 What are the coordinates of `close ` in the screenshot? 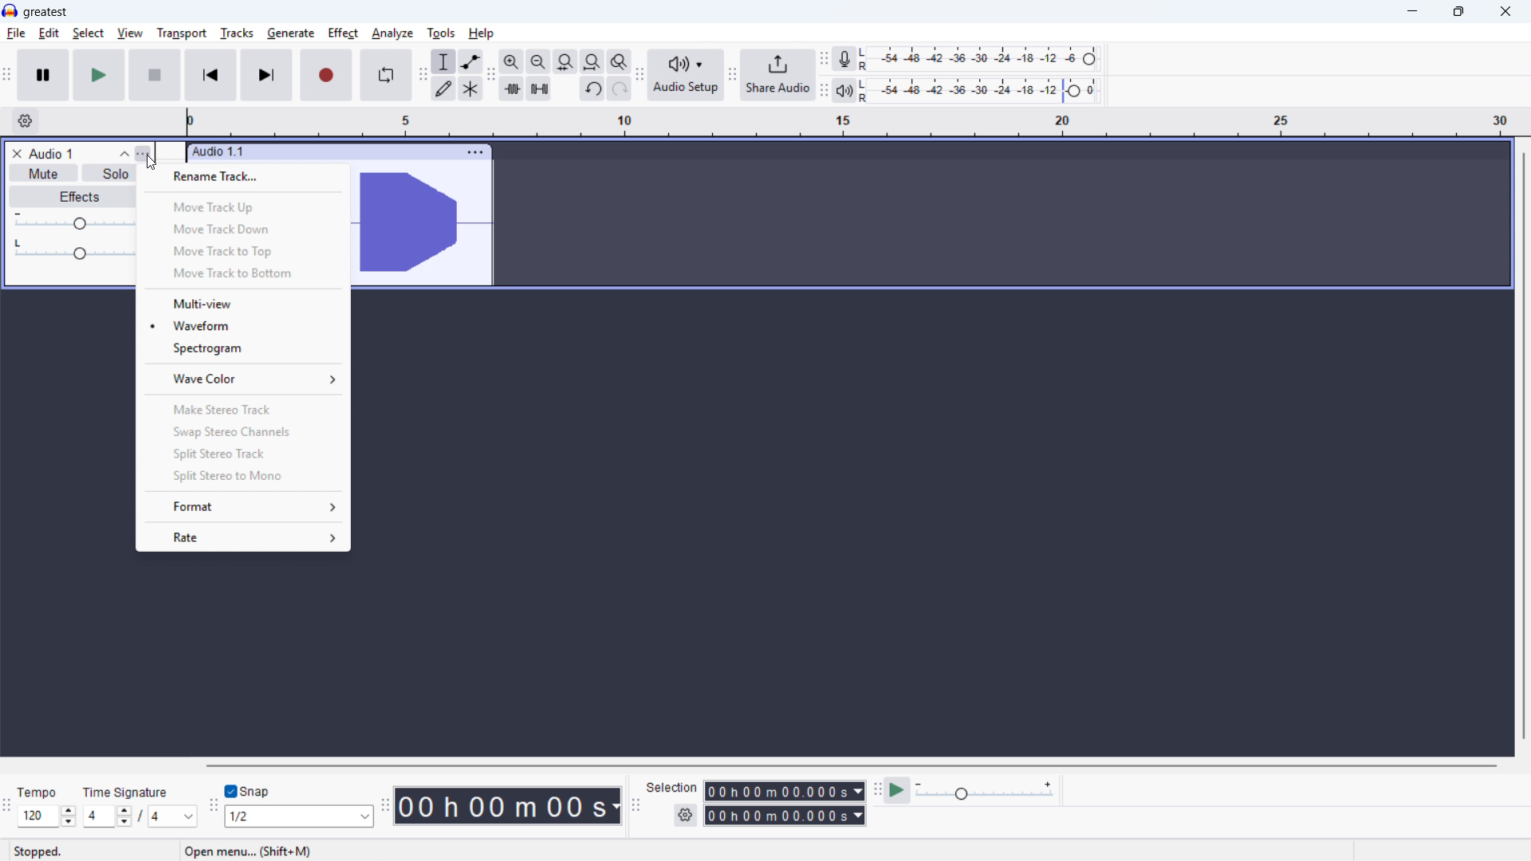 It's located at (1505, 12).